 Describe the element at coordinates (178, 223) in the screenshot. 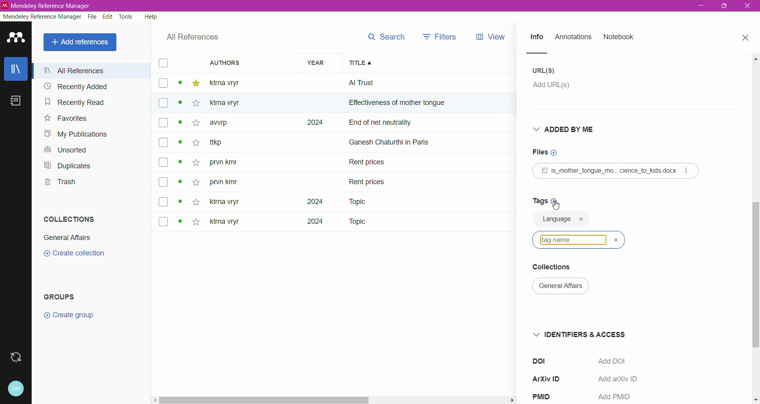

I see `dot ` at that location.